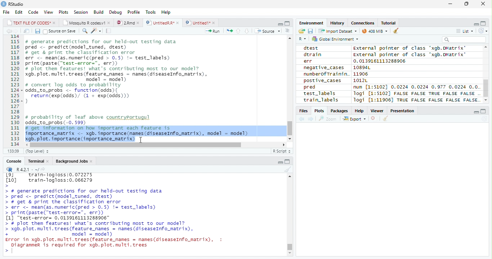  Describe the element at coordinates (483, 30) in the screenshot. I see `Refresh` at that location.